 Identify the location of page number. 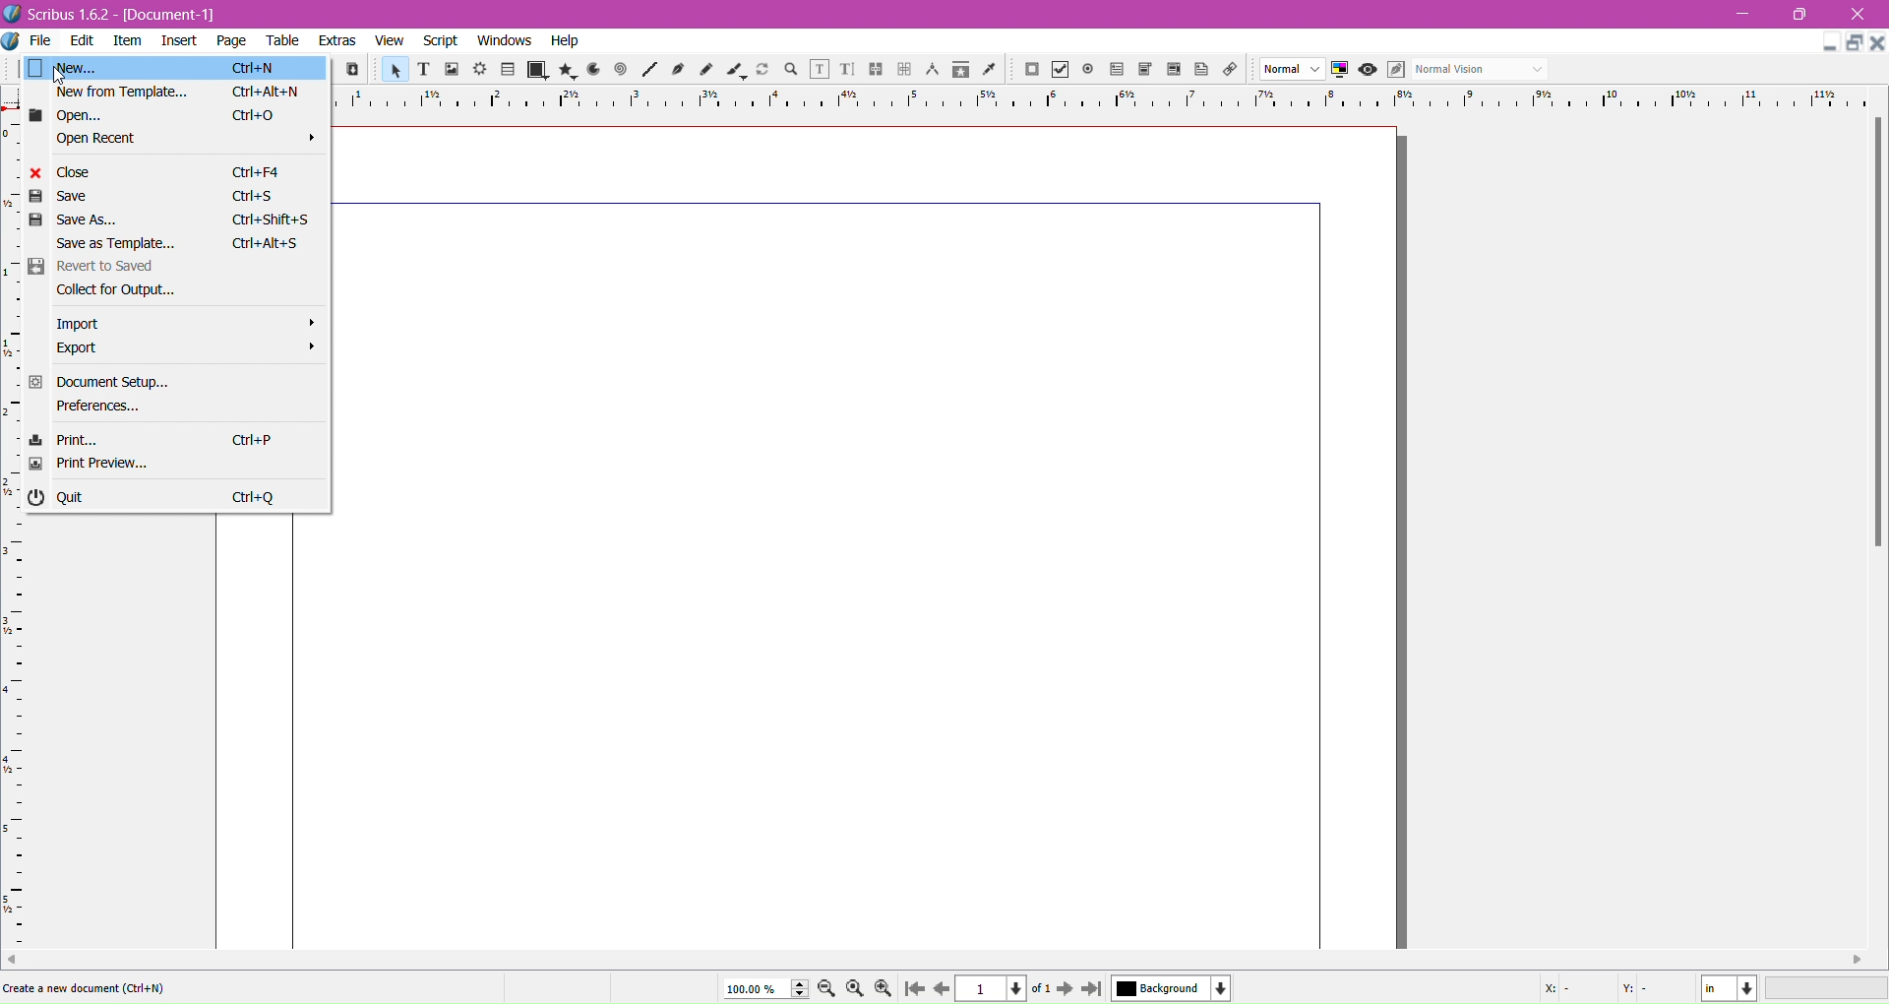
(1001, 990).